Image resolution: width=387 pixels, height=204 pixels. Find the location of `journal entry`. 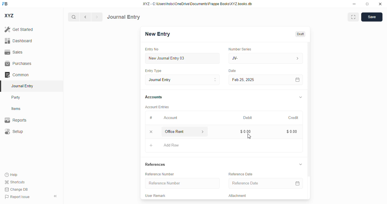

journal entry is located at coordinates (124, 17).